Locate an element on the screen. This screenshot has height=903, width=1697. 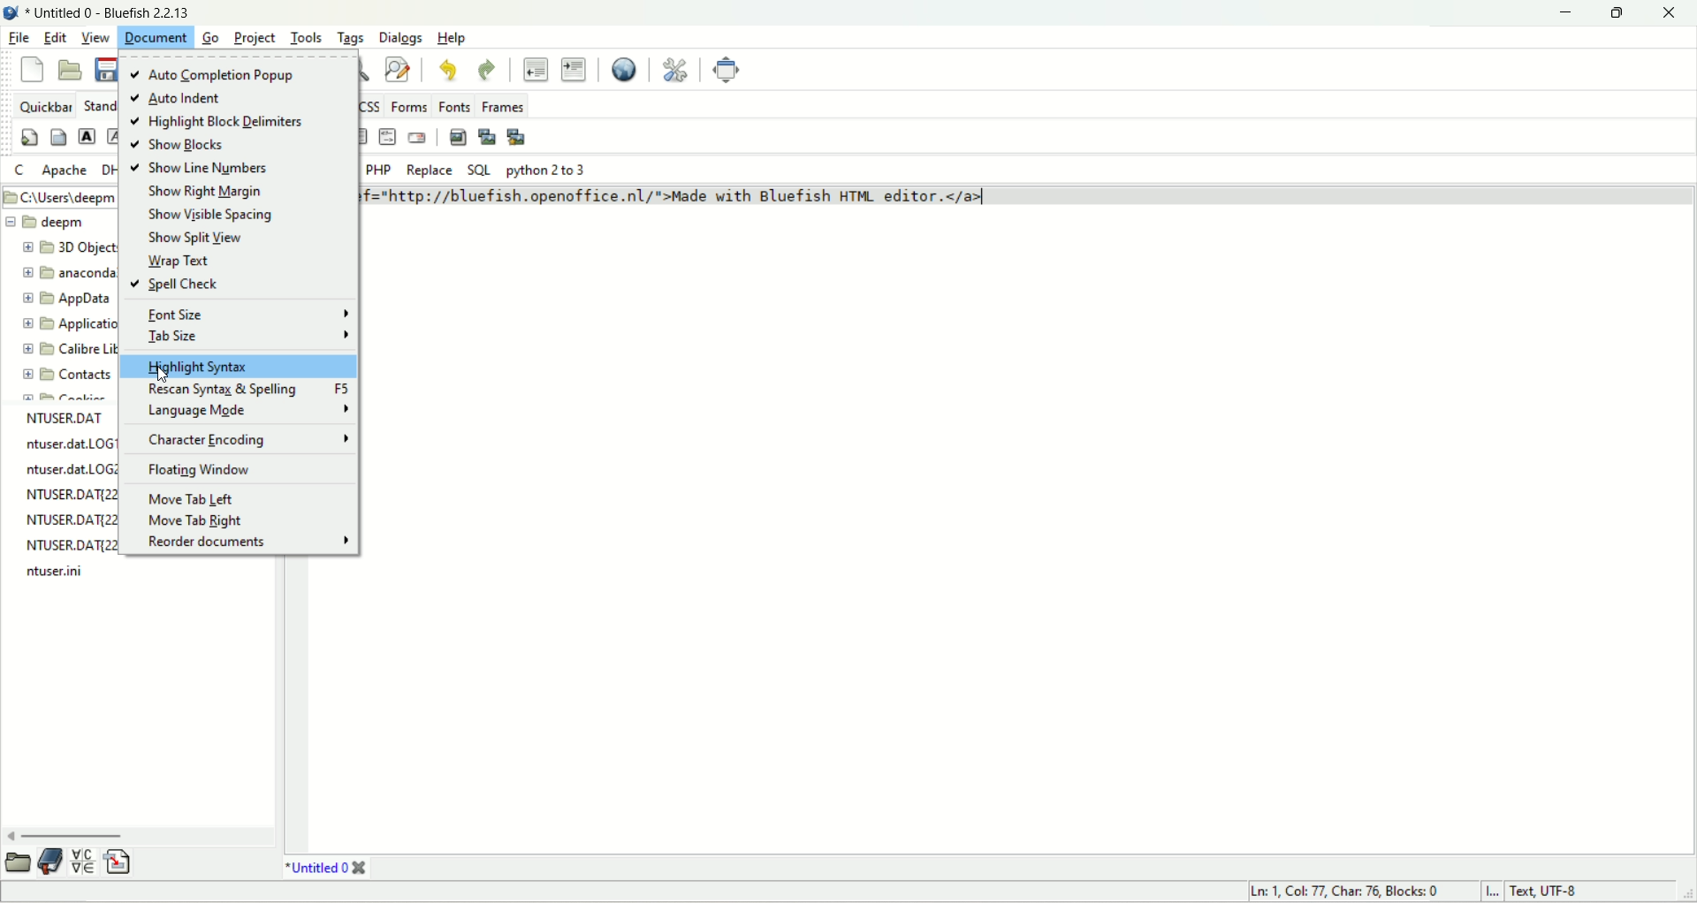
new is located at coordinates (34, 68).